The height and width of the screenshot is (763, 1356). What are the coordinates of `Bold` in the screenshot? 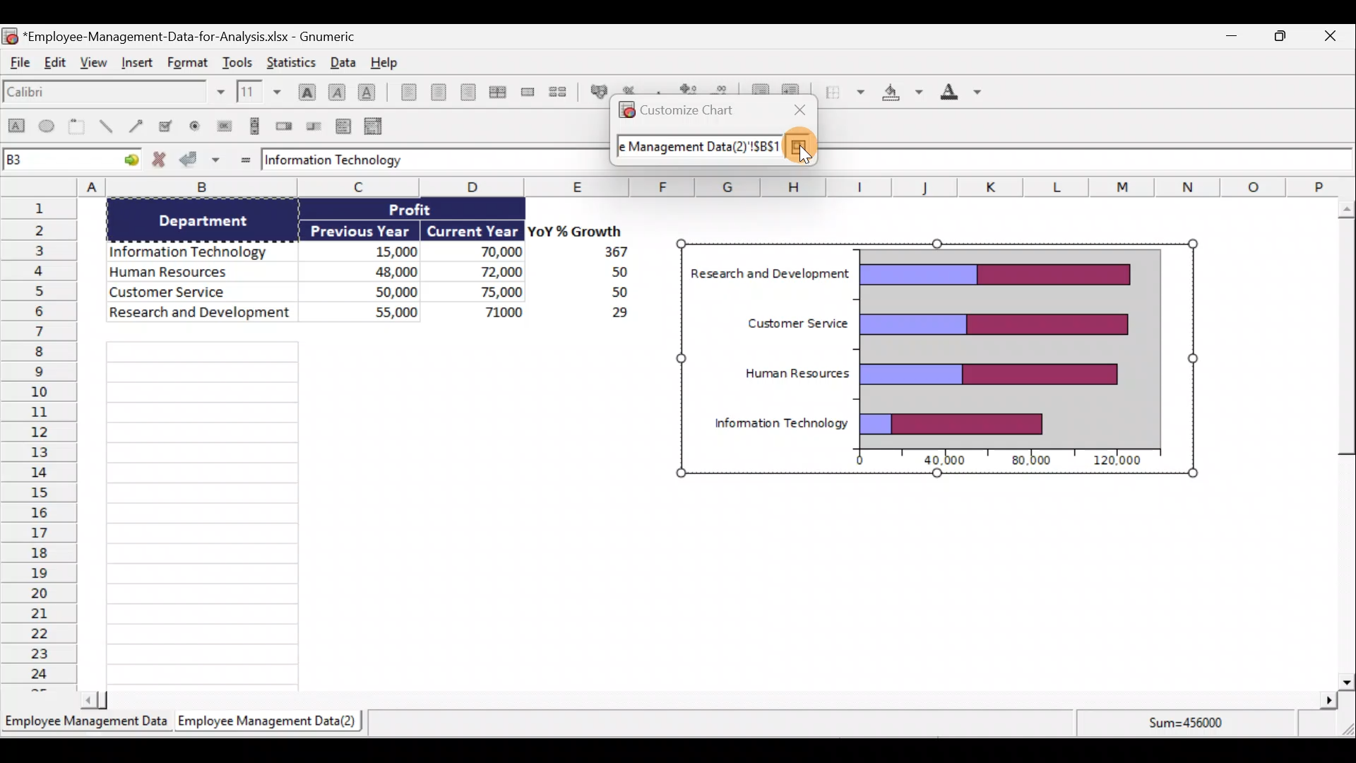 It's located at (305, 91).